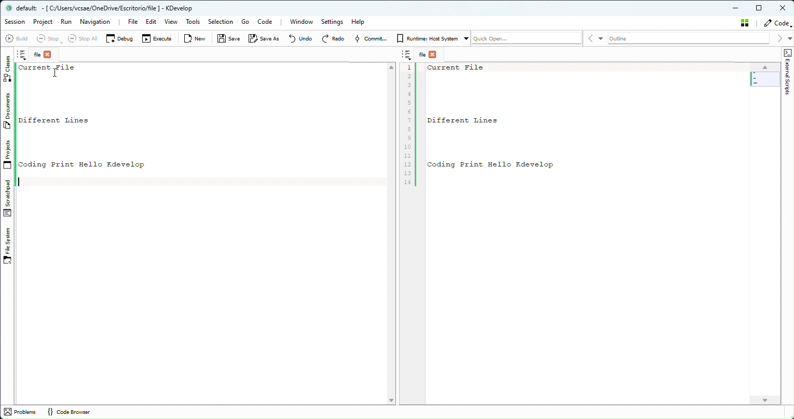 The image size is (794, 419). Describe the element at coordinates (302, 39) in the screenshot. I see `Undo` at that location.